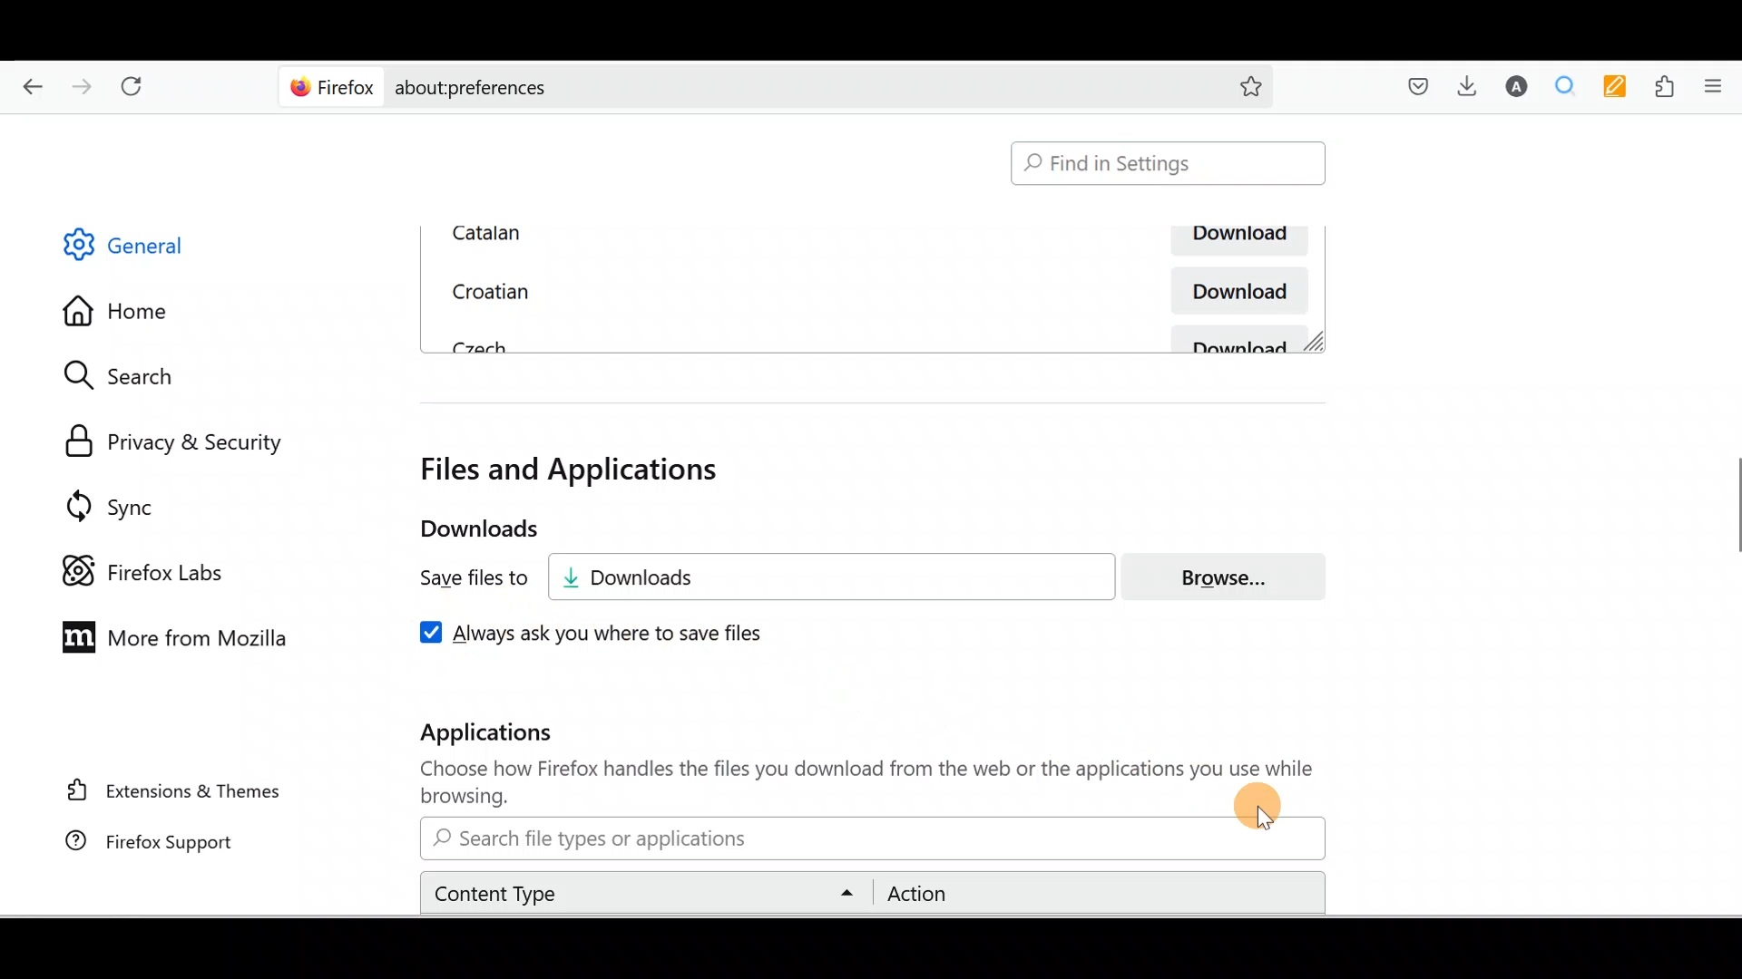  I want to click on Reload current page, so click(142, 90).